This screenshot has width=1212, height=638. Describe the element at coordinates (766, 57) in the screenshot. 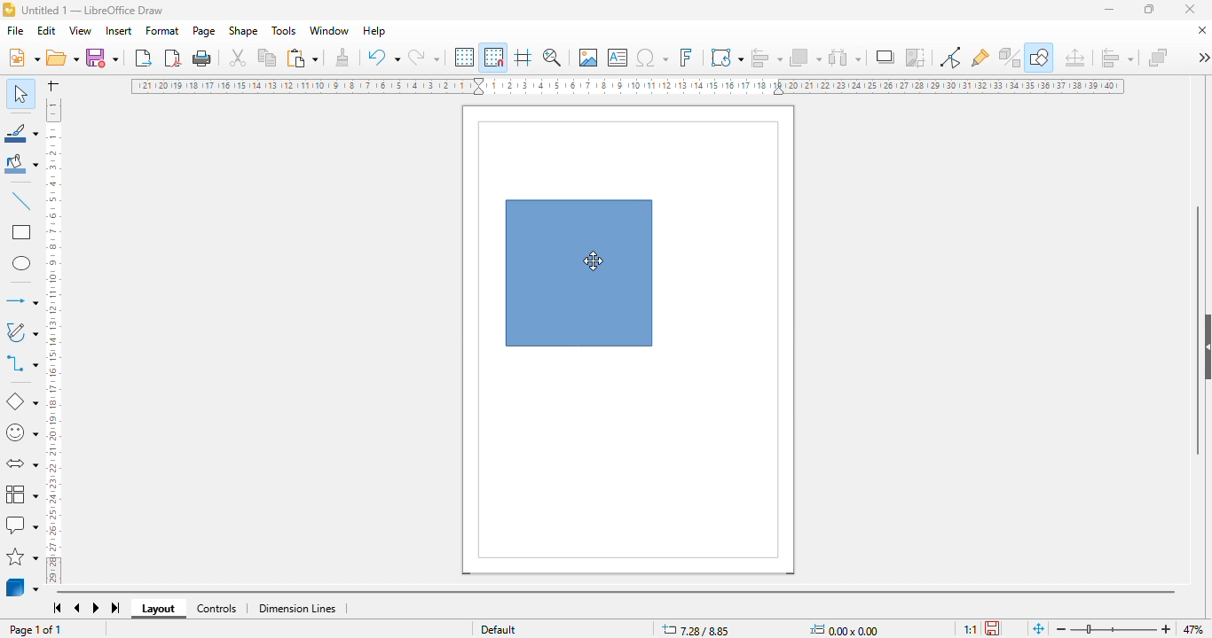

I see `align objects` at that location.